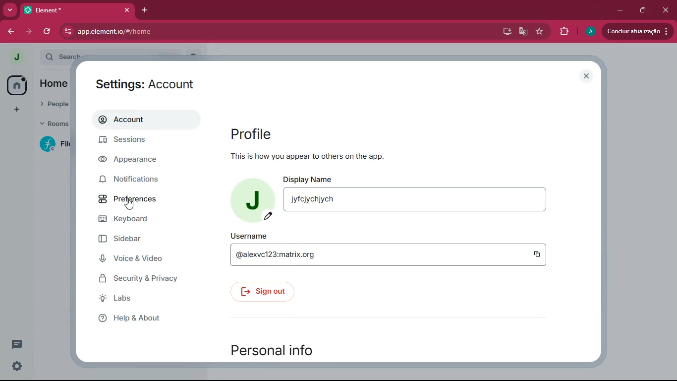 This screenshot has width=677, height=381. What do you see at coordinates (142, 279) in the screenshot?
I see `security & Privacy` at bounding box center [142, 279].